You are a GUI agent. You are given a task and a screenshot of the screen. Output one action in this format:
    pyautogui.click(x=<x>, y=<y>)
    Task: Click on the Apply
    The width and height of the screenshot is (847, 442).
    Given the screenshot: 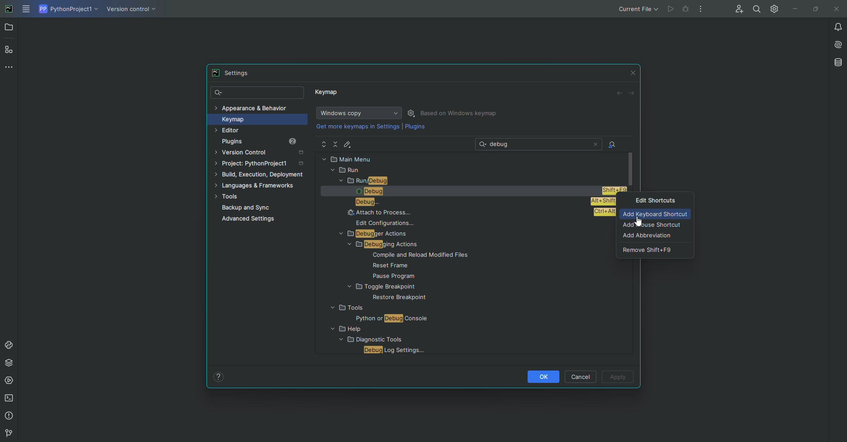 What is the action you would take?
    pyautogui.click(x=618, y=378)
    